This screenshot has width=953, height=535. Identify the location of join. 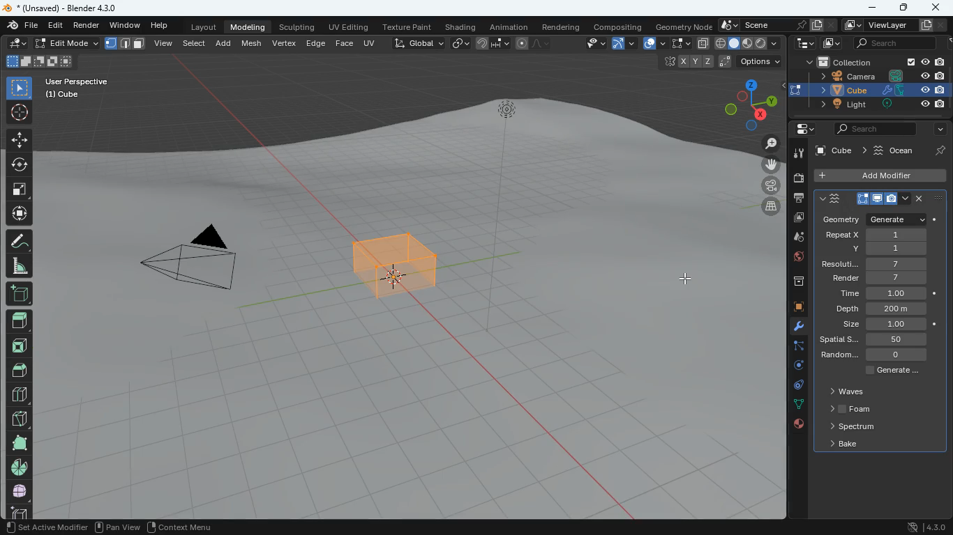
(494, 45).